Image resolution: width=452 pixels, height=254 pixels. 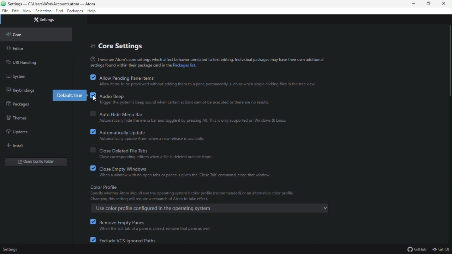 I want to click on core, so click(x=16, y=34).